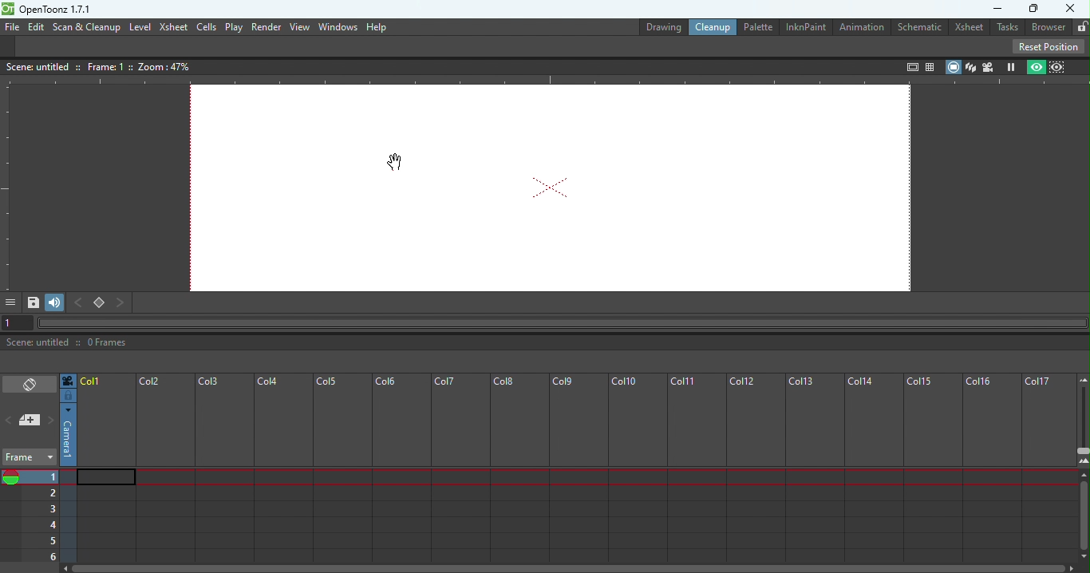  What do you see at coordinates (101, 65) in the screenshot?
I see `Canvas details` at bounding box center [101, 65].